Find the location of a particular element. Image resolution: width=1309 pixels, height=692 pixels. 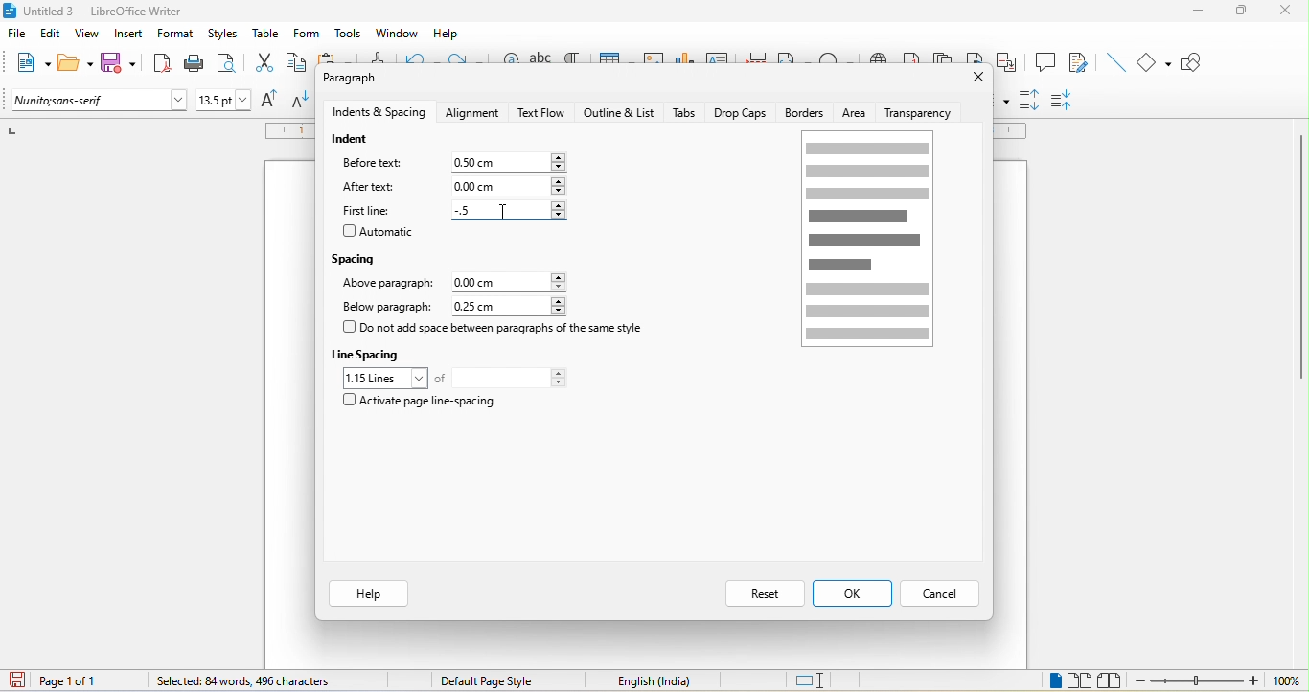

0.00 cm is located at coordinates (496, 161).